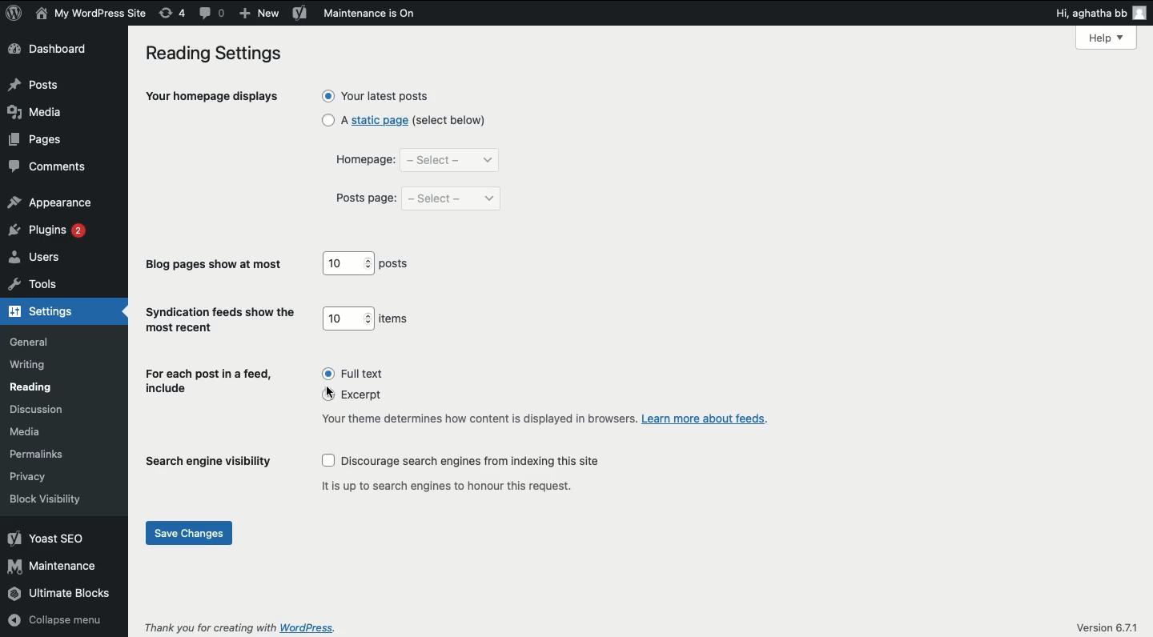 The width and height of the screenshot is (1153, 637). What do you see at coordinates (212, 98) in the screenshot?
I see `your homepage displays` at bounding box center [212, 98].